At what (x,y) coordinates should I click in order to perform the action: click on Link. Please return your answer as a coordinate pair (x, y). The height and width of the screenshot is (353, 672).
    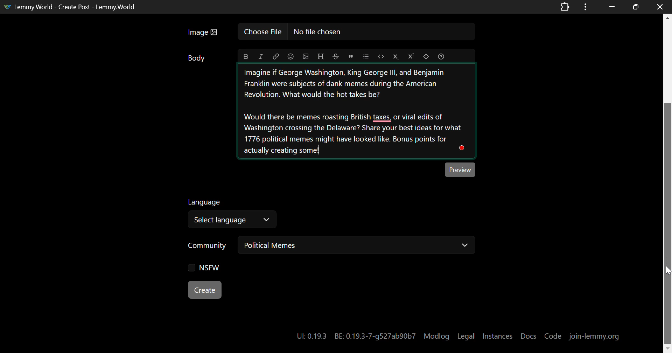
    Looking at the image, I should click on (276, 57).